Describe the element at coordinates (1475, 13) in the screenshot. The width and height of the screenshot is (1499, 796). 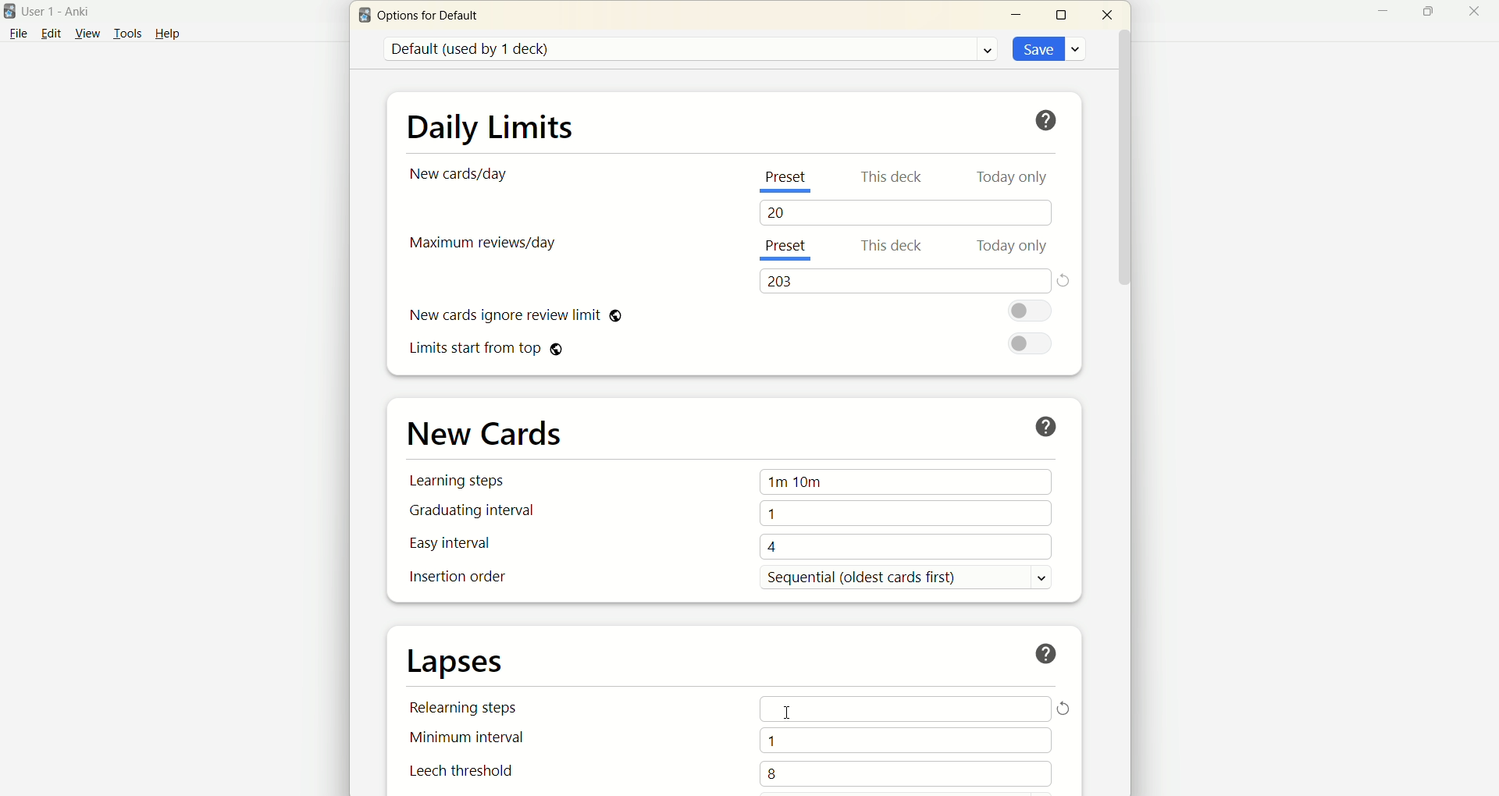
I see `close` at that location.